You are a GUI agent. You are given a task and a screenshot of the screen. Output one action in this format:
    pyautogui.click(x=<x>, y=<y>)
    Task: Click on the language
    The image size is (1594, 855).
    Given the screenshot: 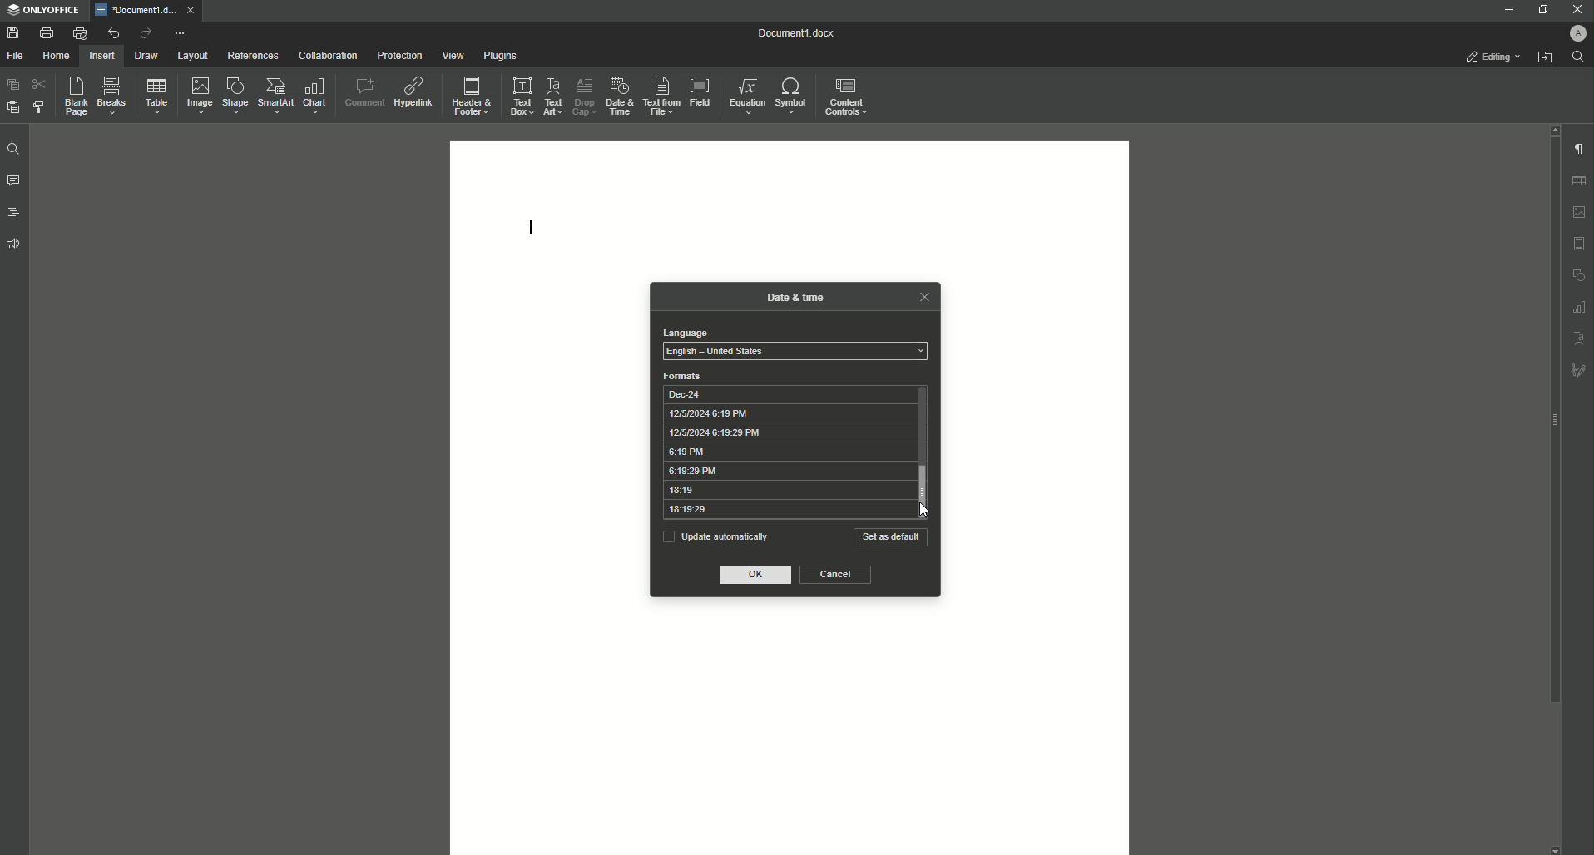 What is the action you would take?
    pyautogui.click(x=684, y=333)
    